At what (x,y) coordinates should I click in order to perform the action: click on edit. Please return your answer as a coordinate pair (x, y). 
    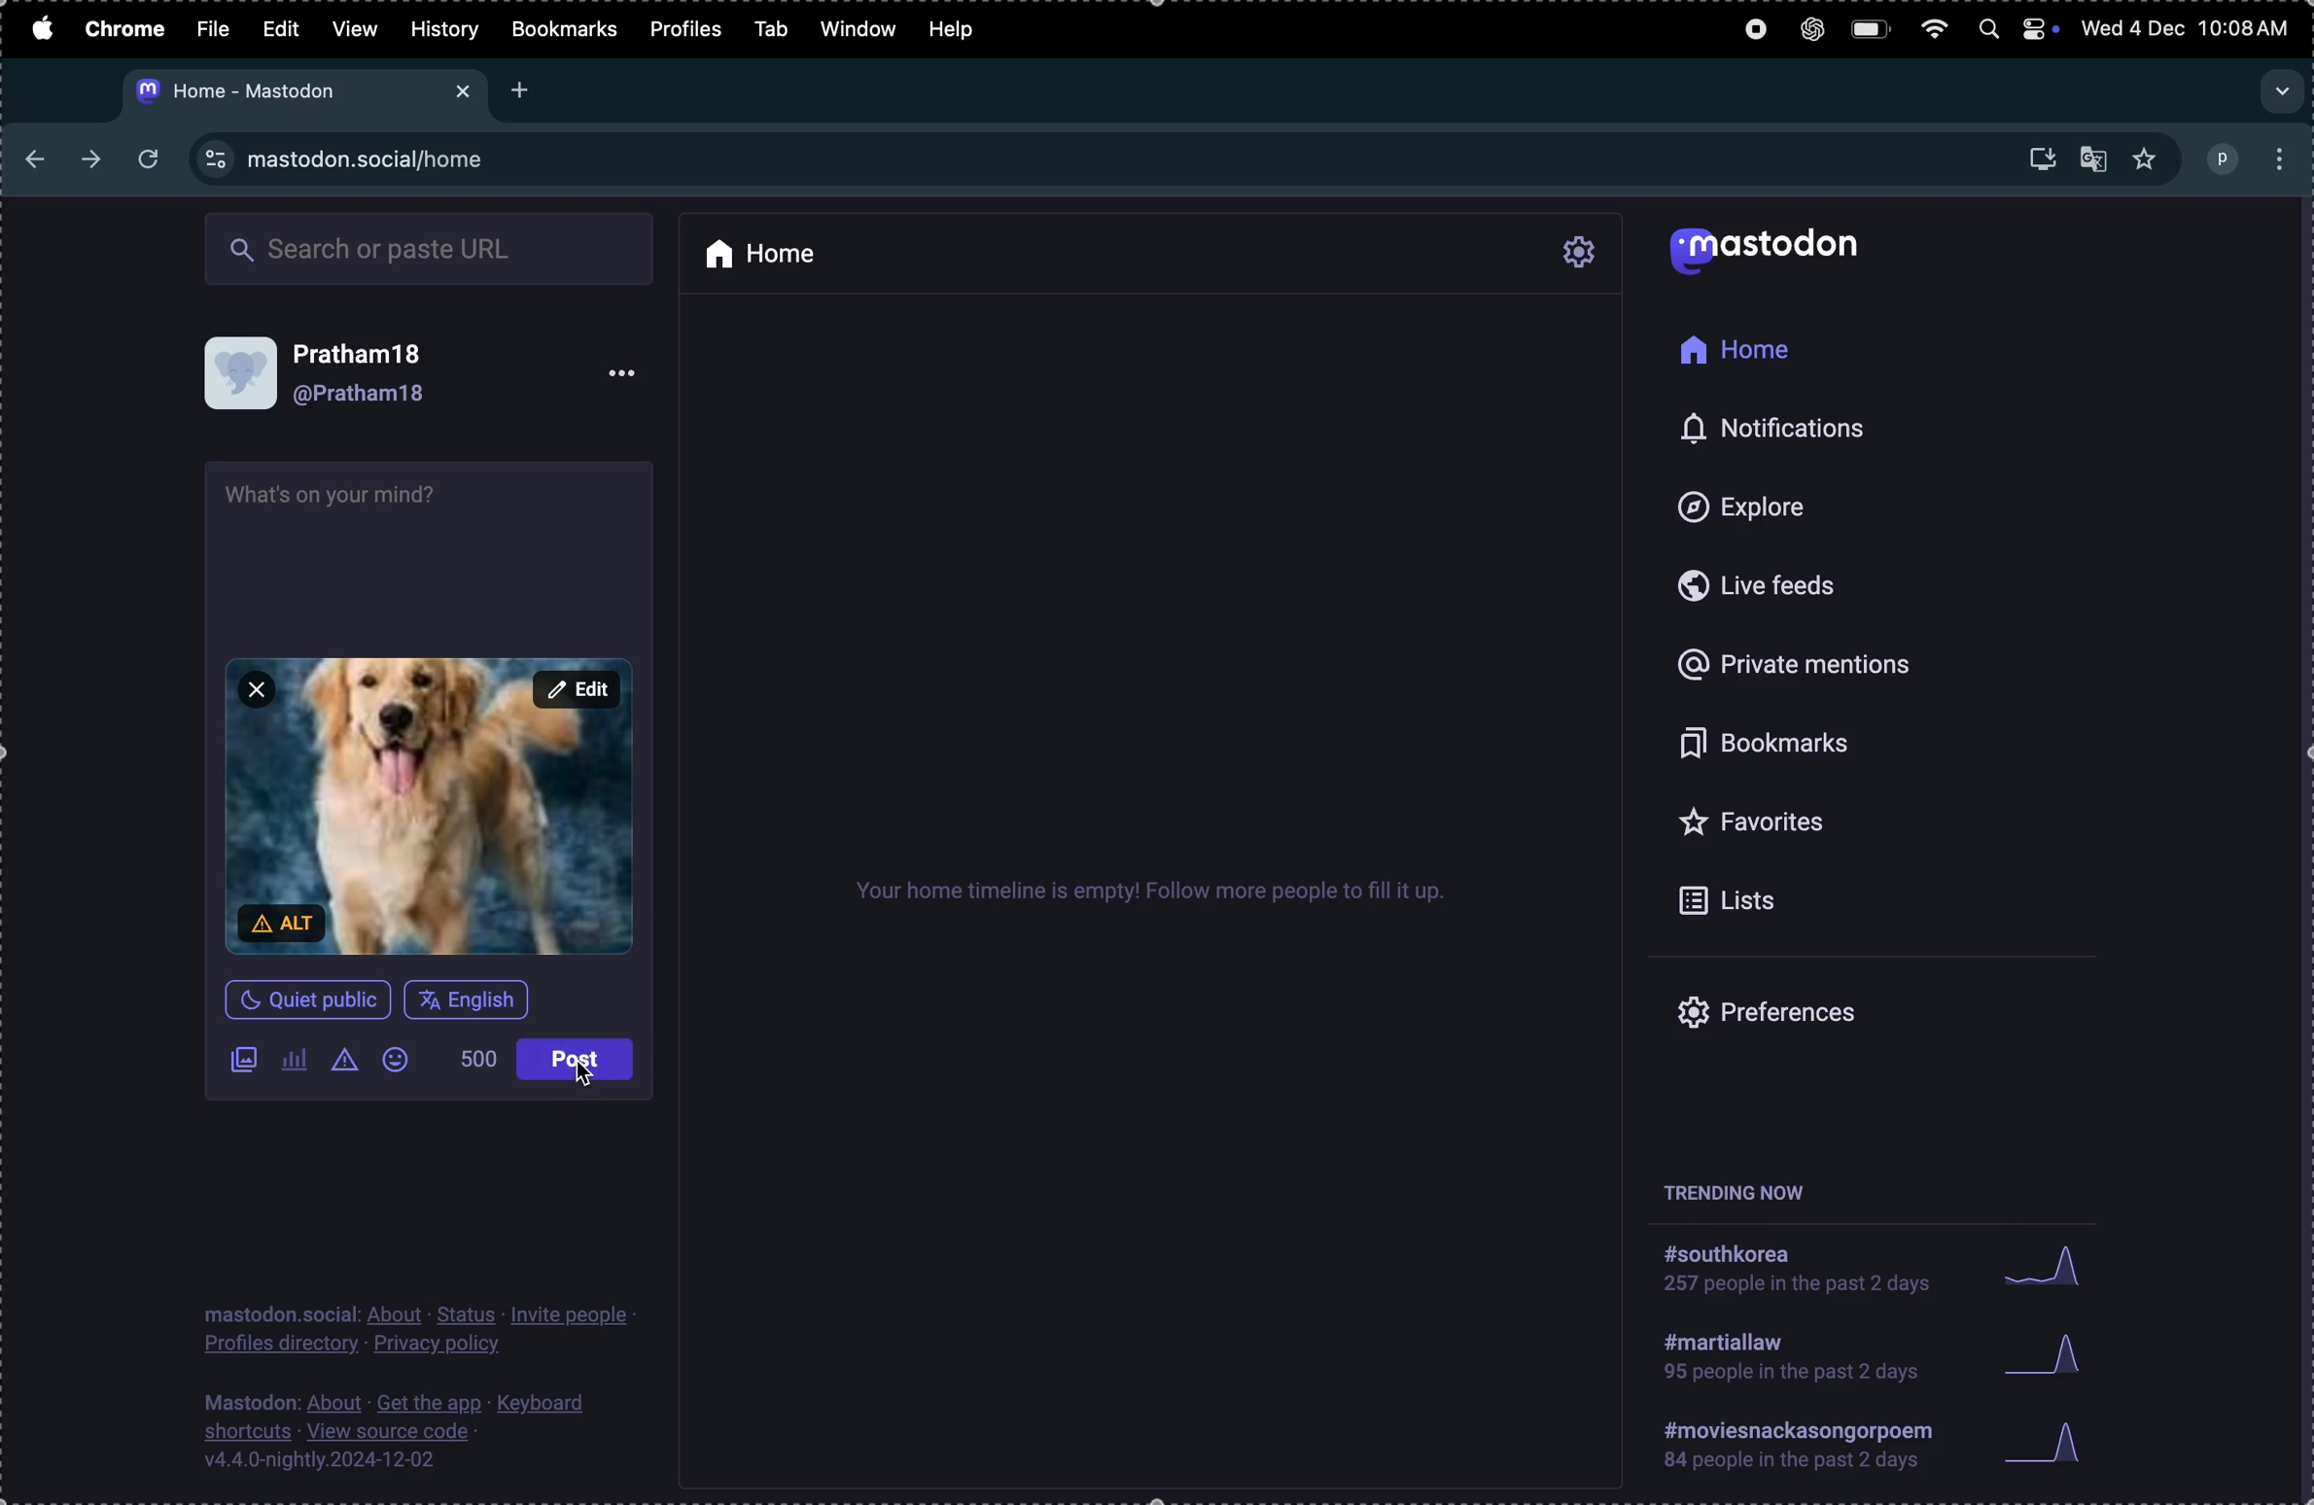
    Looking at the image, I should click on (577, 690).